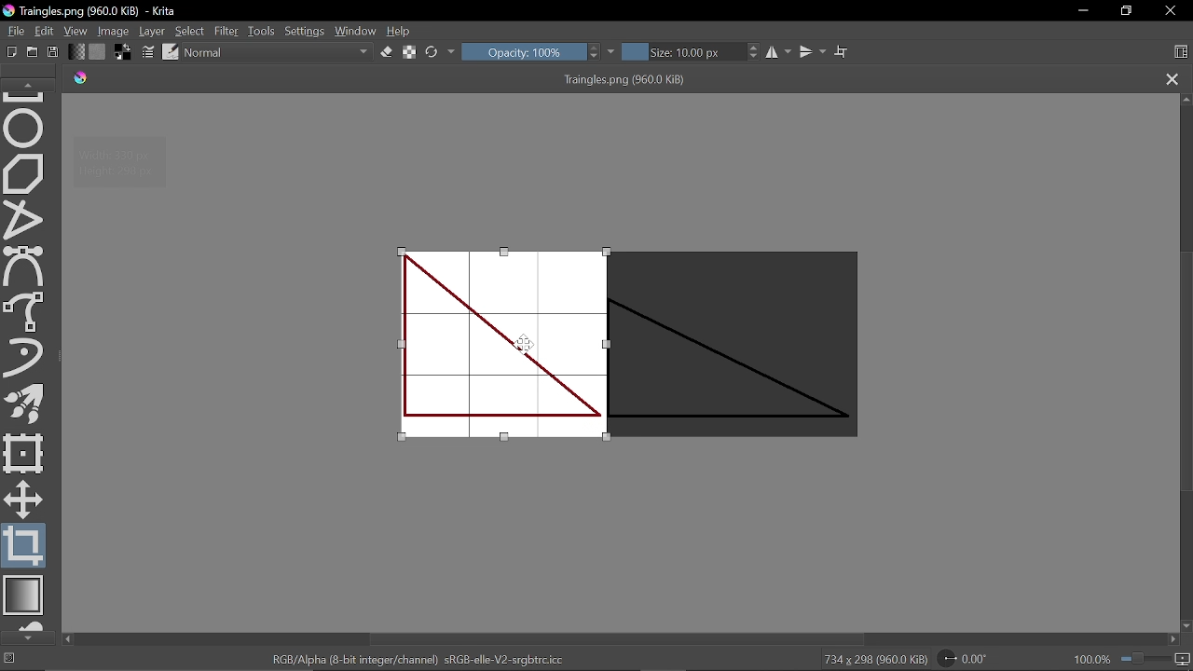 The height and width of the screenshot is (671, 1193). What do you see at coordinates (115, 30) in the screenshot?
I see `Image` at bounding box center [115, 30].